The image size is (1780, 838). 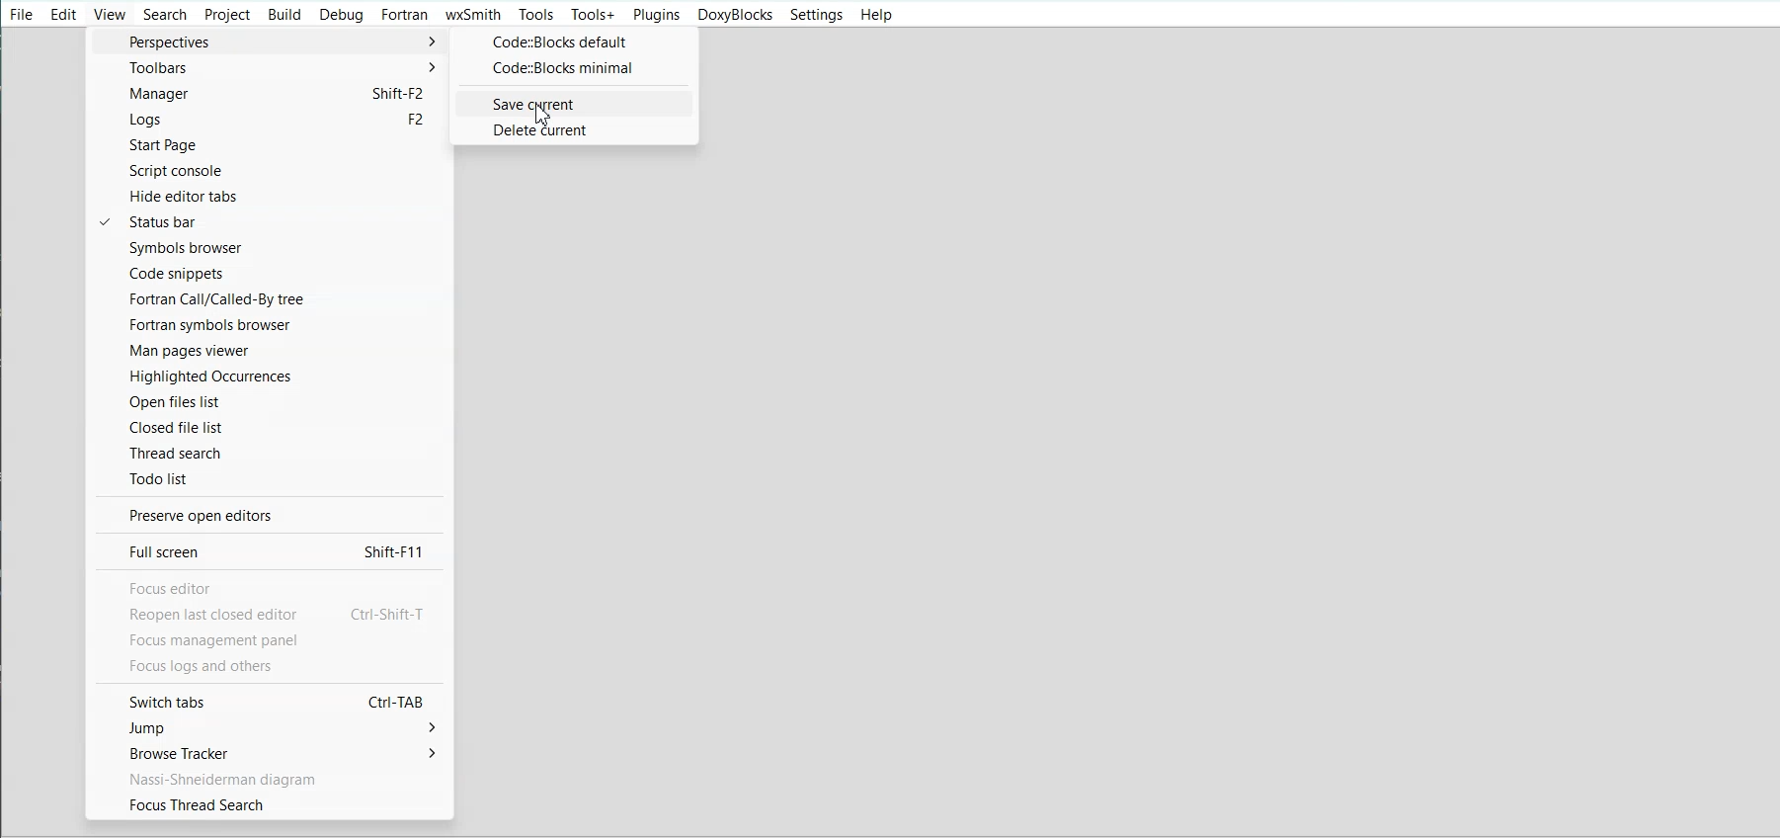 I want to click on text, so click(x=274, y=627).